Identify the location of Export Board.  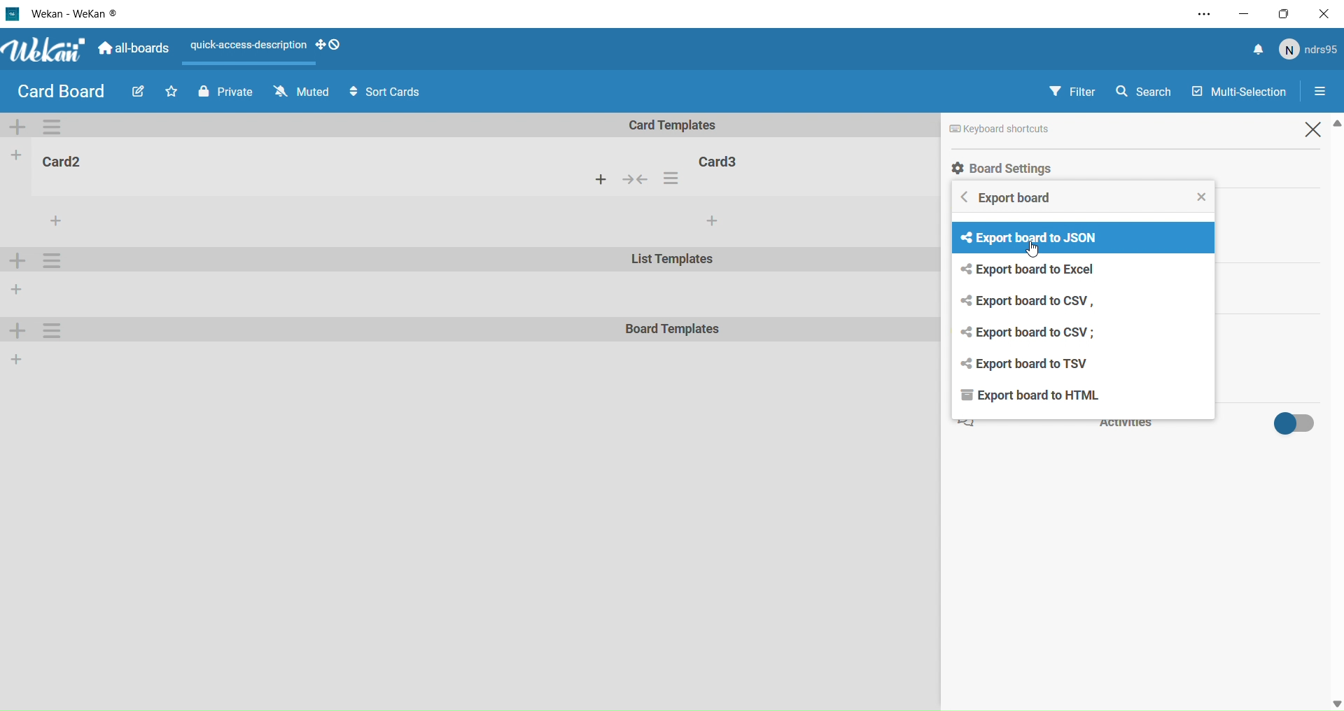
(1014, 201).